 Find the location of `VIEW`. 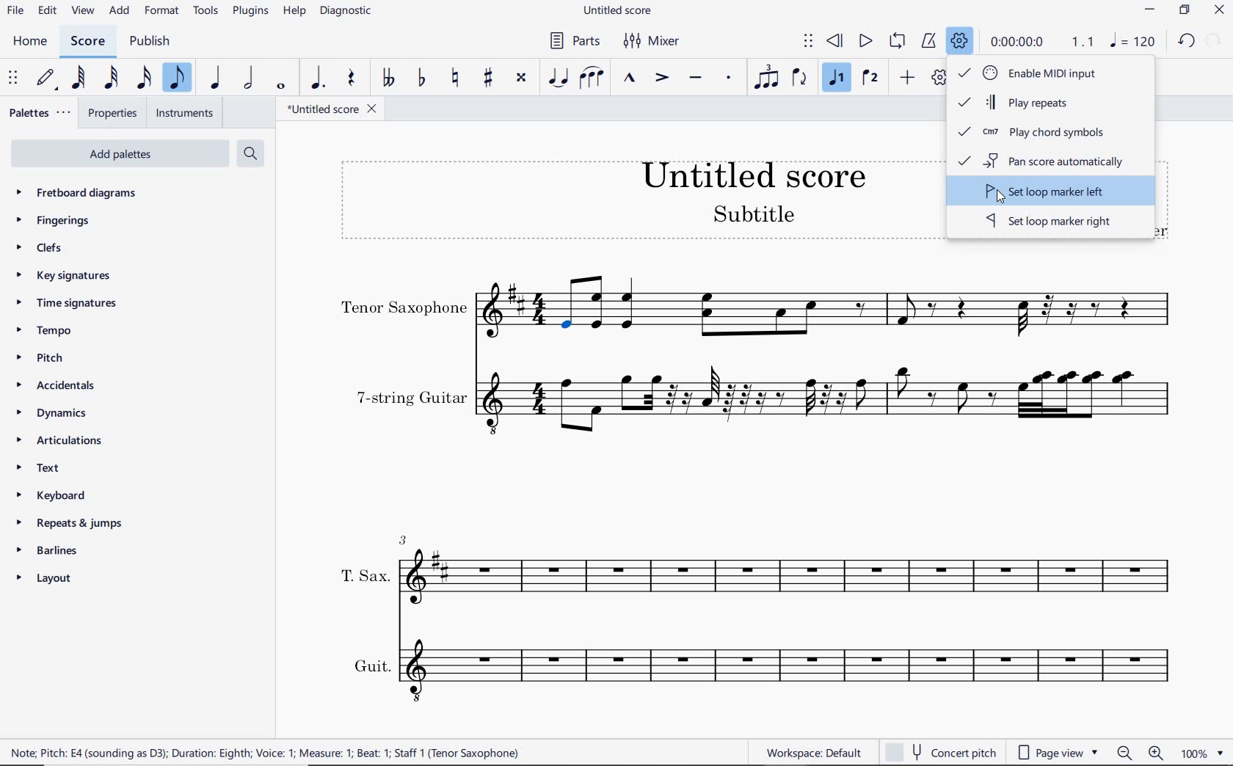

VIEW is located at coordinates (82, 11).